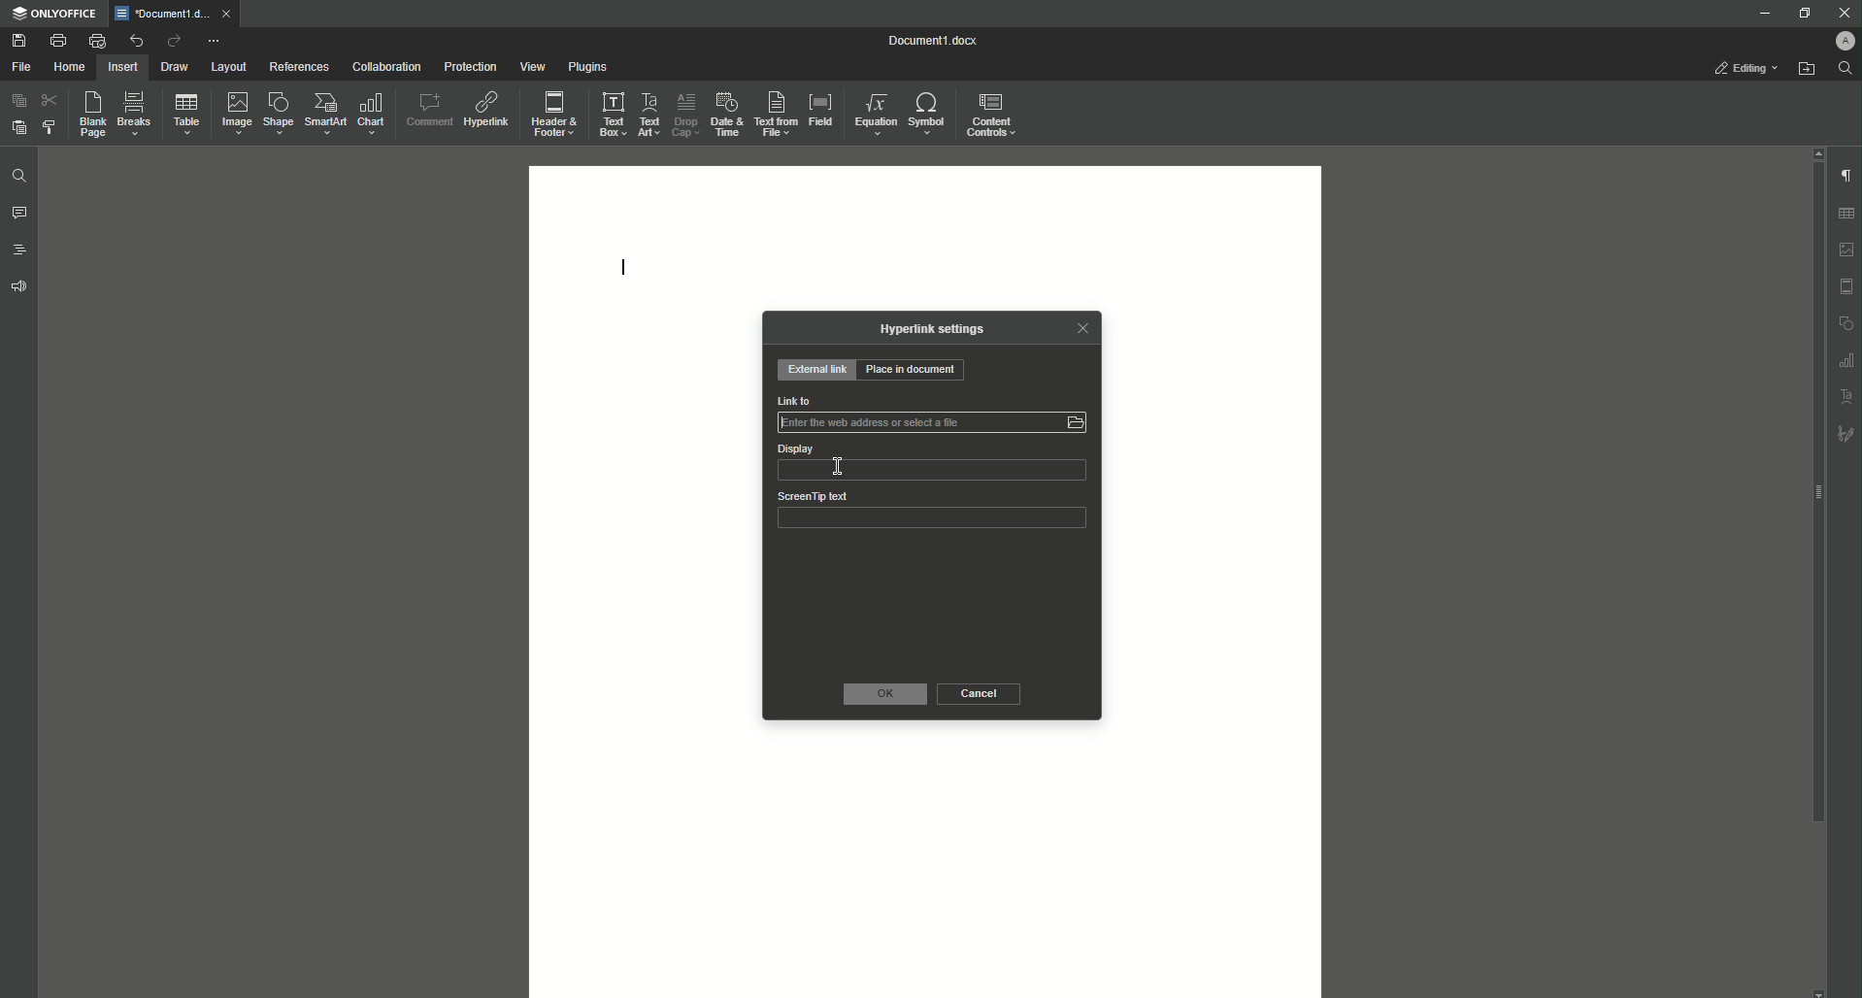 The image size is (1862, 998). I want to click on Display, so click(932, 472).